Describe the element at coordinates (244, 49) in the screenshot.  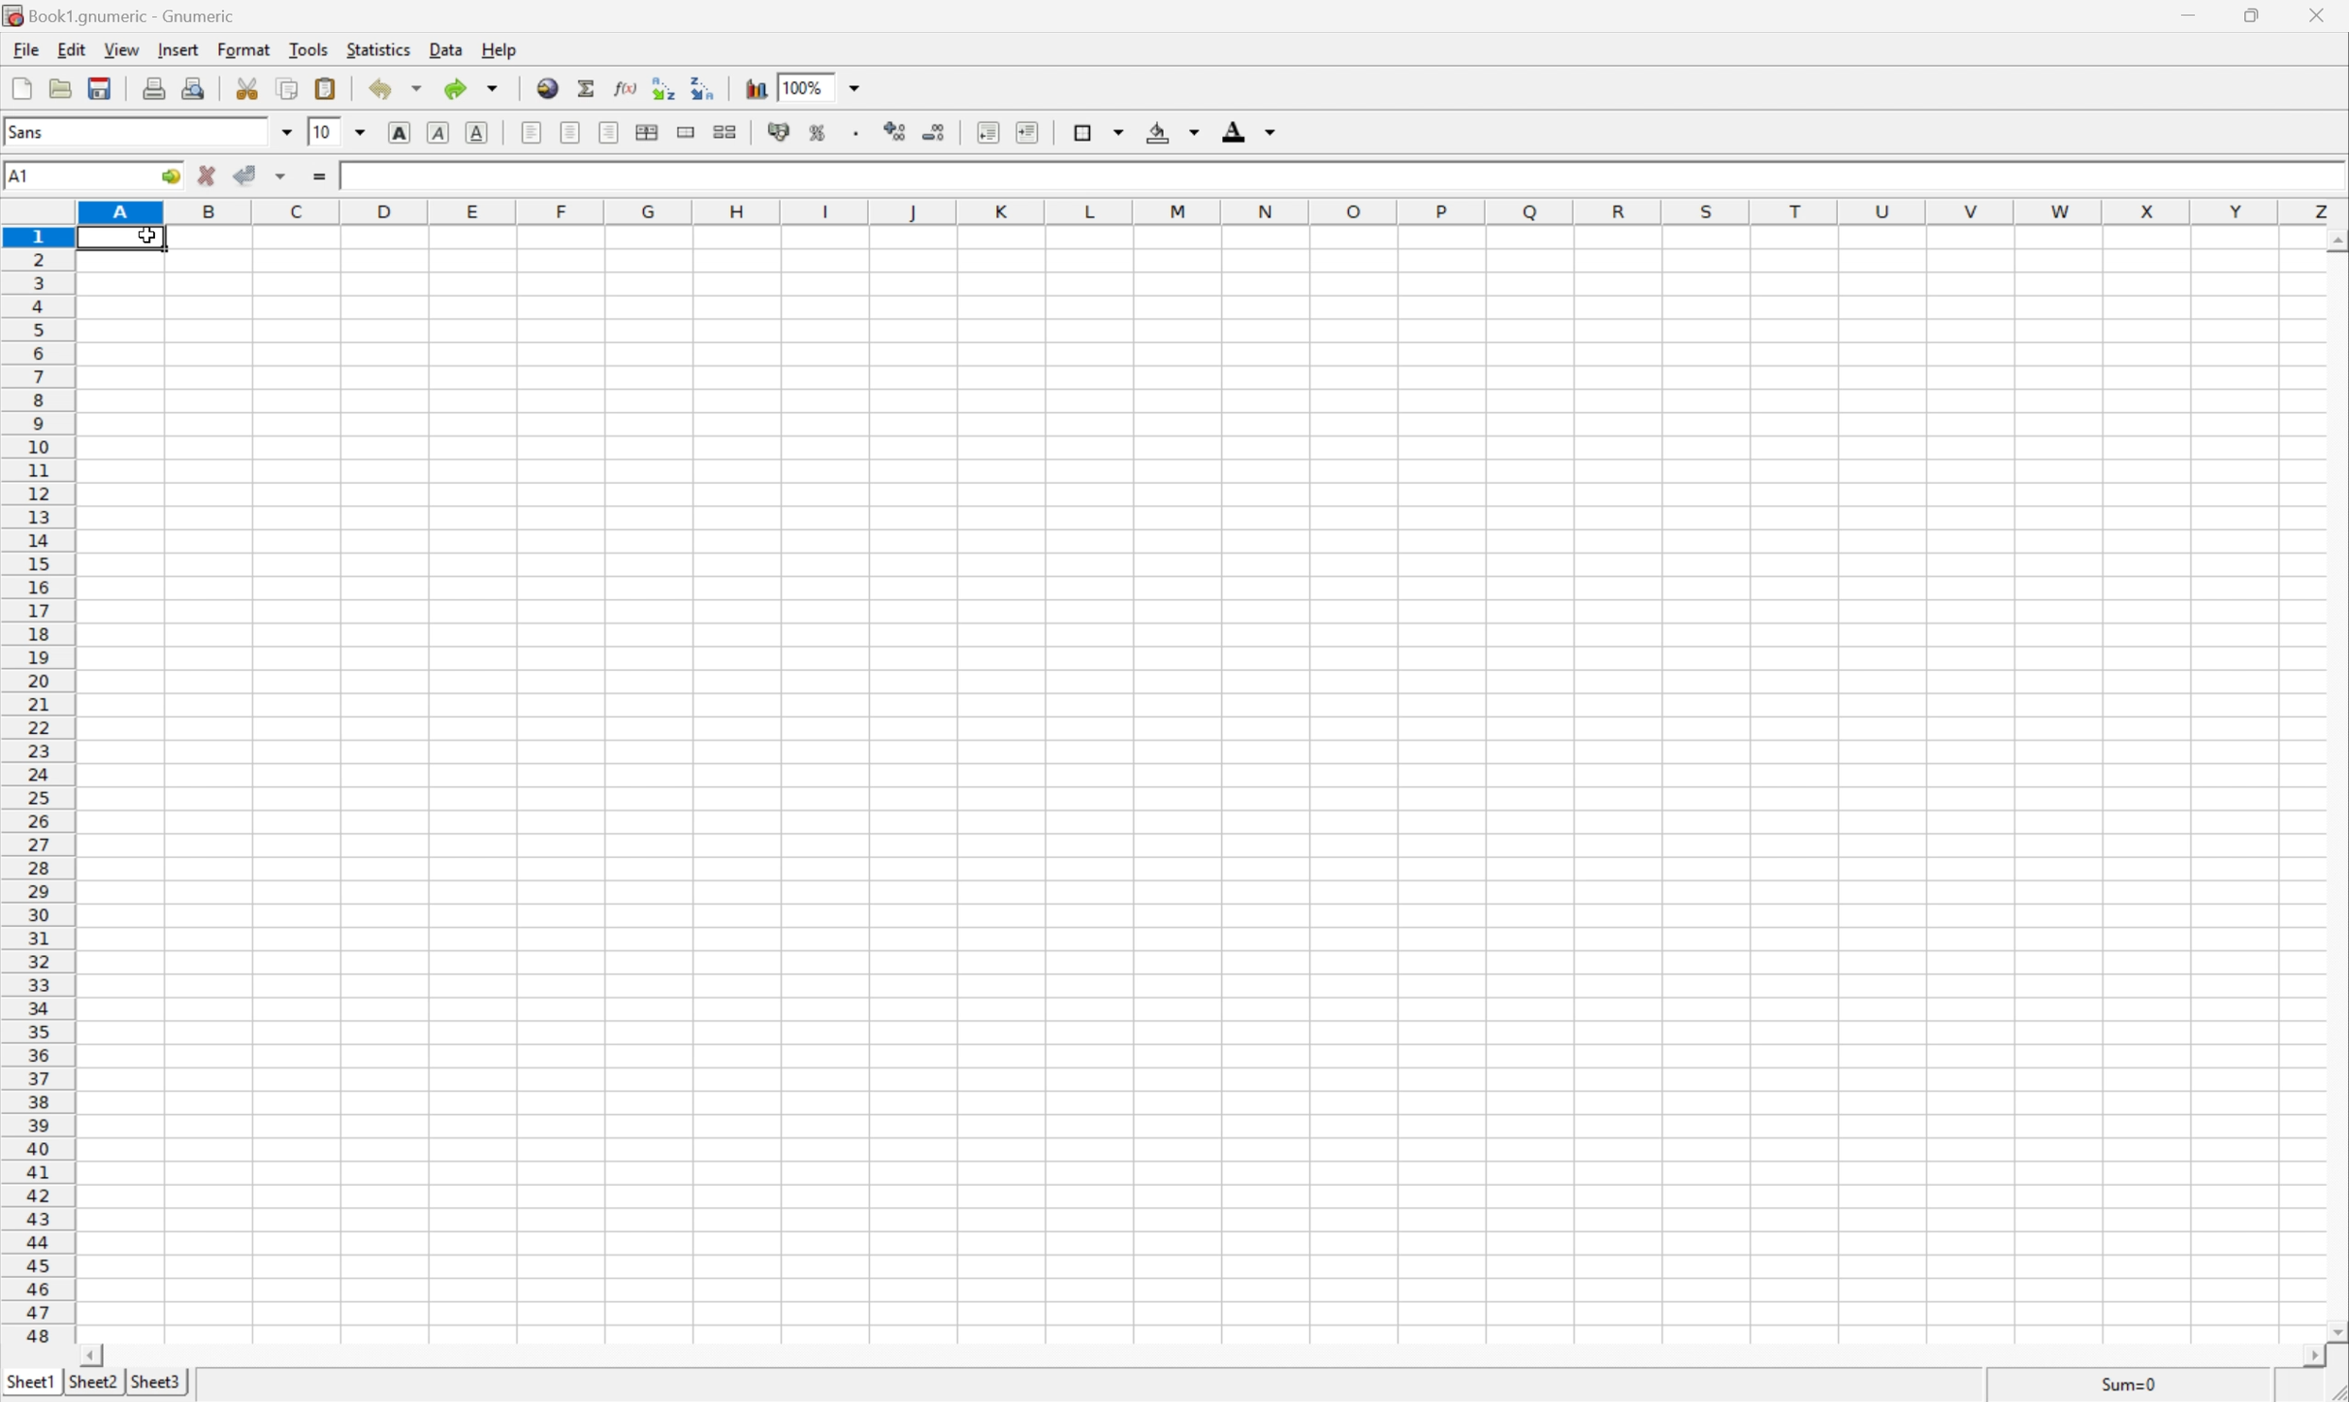
I see `format` at that location.